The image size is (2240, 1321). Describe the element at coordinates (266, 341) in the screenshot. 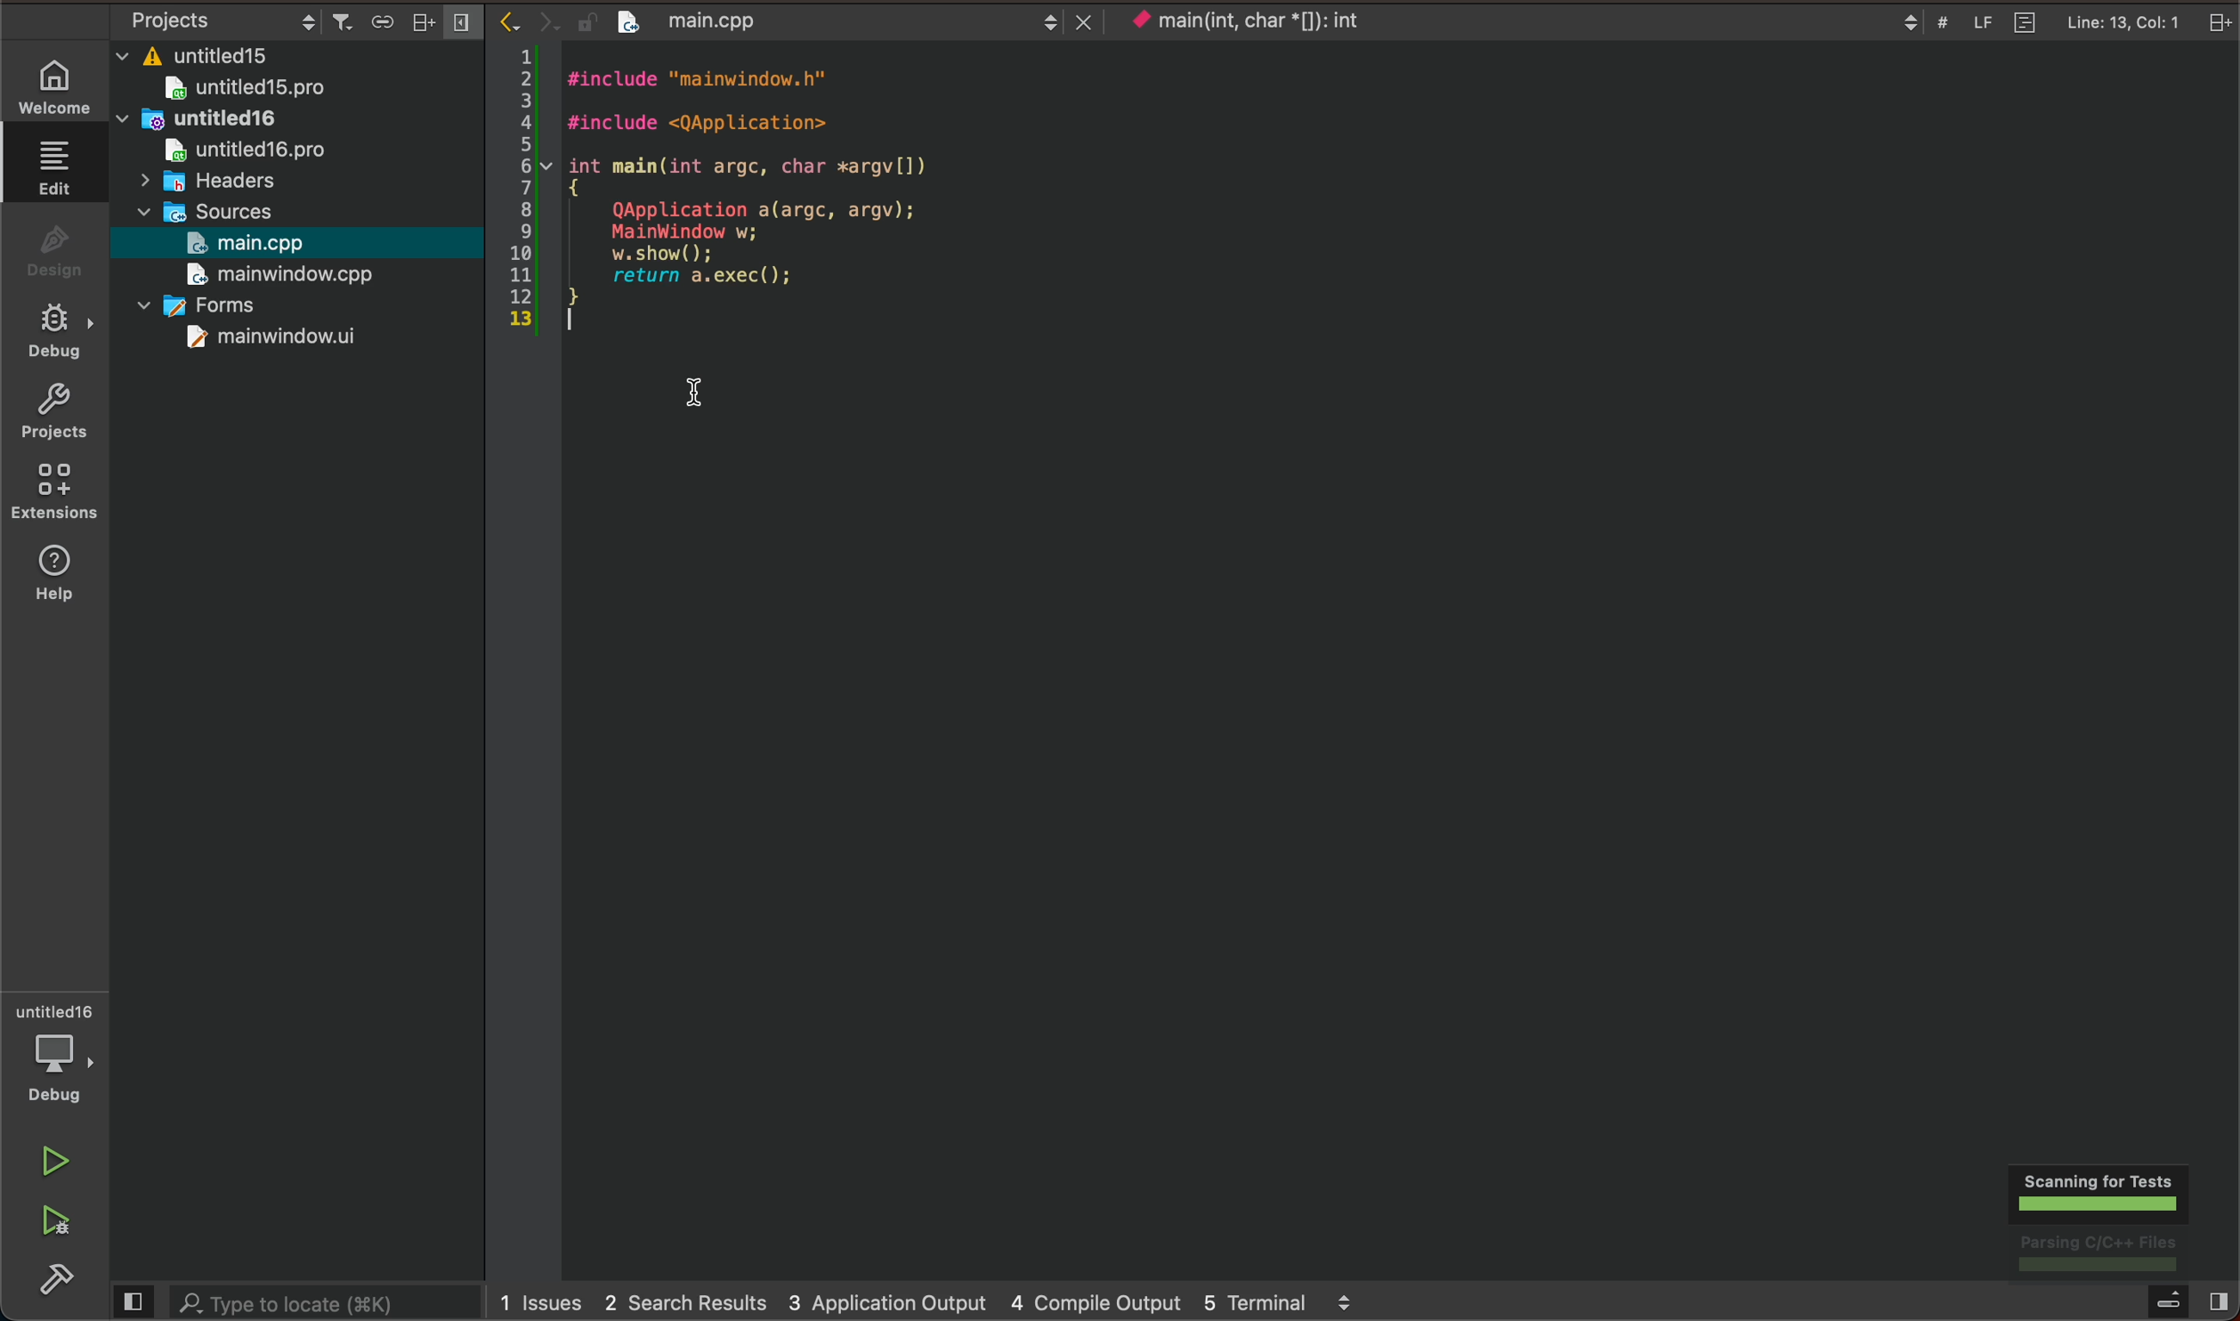

I see `mainwindow` at that location.